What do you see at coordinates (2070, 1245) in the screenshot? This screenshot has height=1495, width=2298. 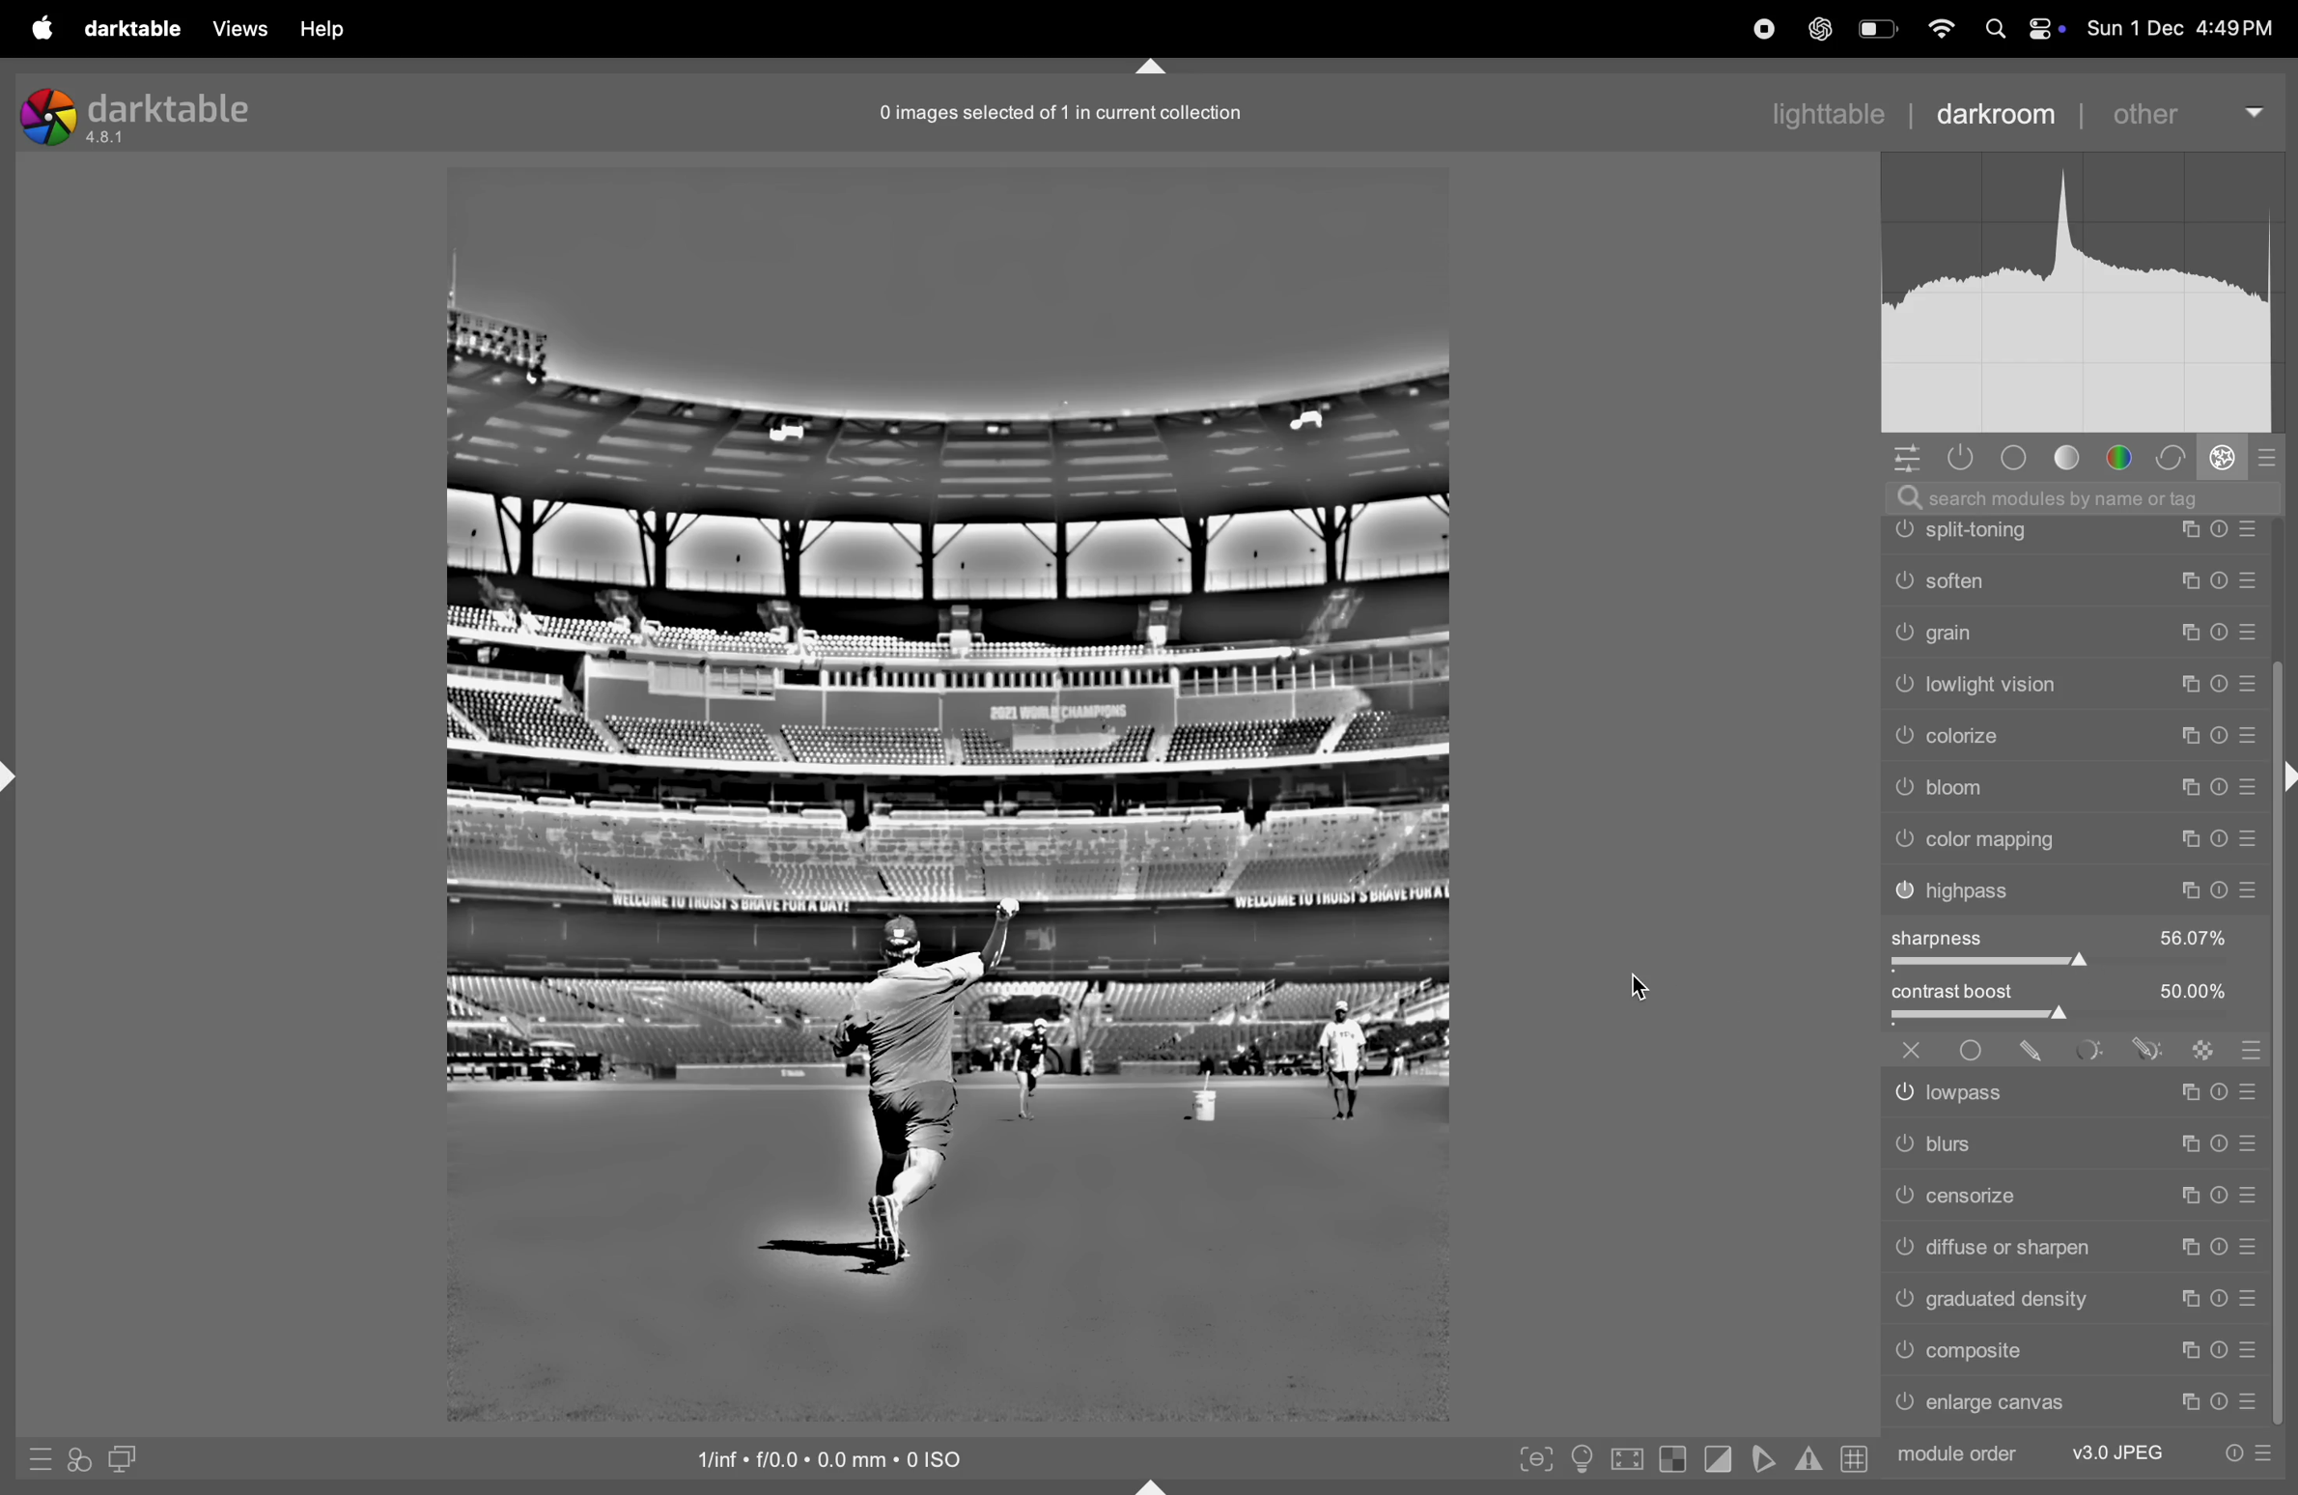 I see `difuse shapen` at bounding box center [2070, 1245].